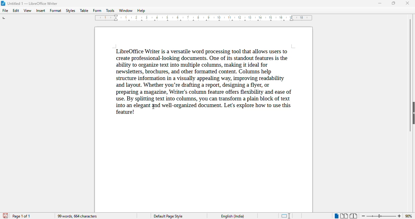 This screenshot has height=219, width=415. What do you see at coordinates (33, 3) in the screenshot?
I see `Untitled 1 -- LibreOffice Writer` at bounding box center [33, 3].